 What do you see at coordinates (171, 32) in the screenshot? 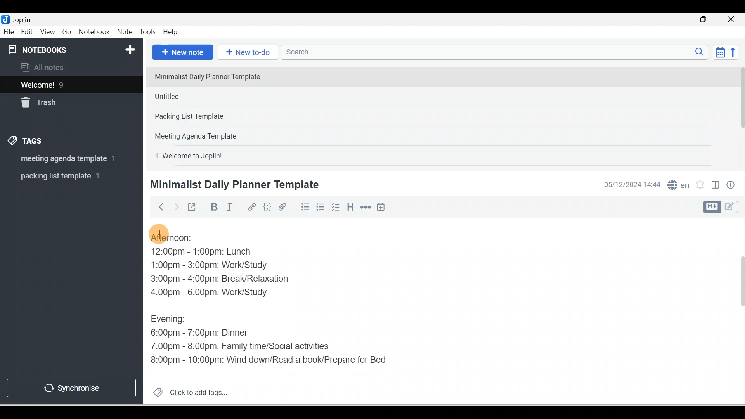
I see `Help` at bounding box center [171, 32].